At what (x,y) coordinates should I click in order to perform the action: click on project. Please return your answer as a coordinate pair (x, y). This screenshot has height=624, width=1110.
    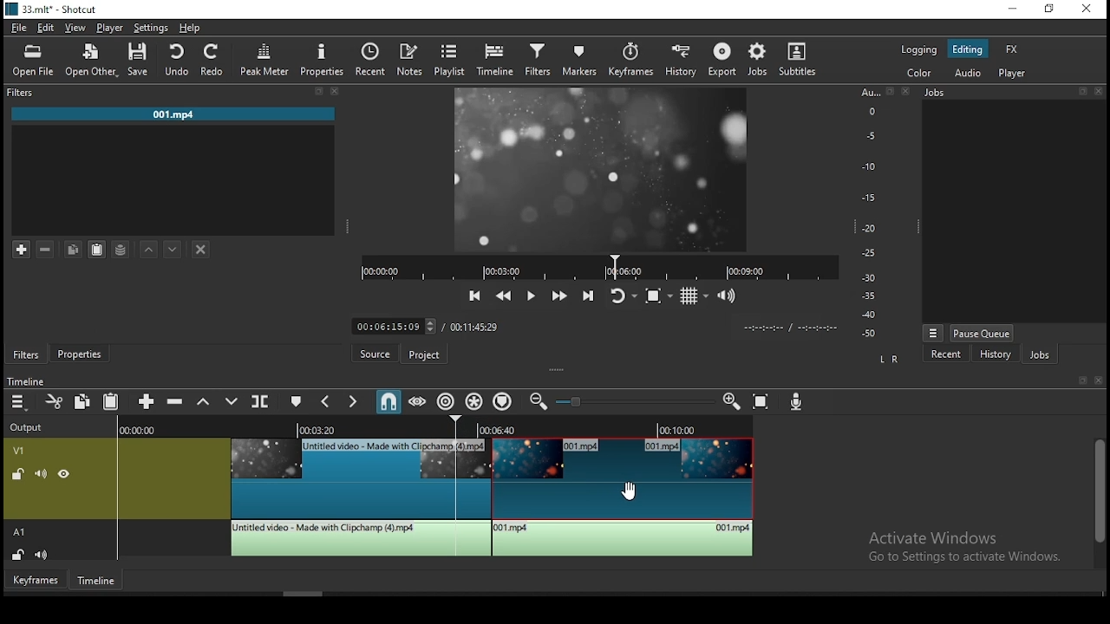
    Looking at the image, I should click on (421, 355).